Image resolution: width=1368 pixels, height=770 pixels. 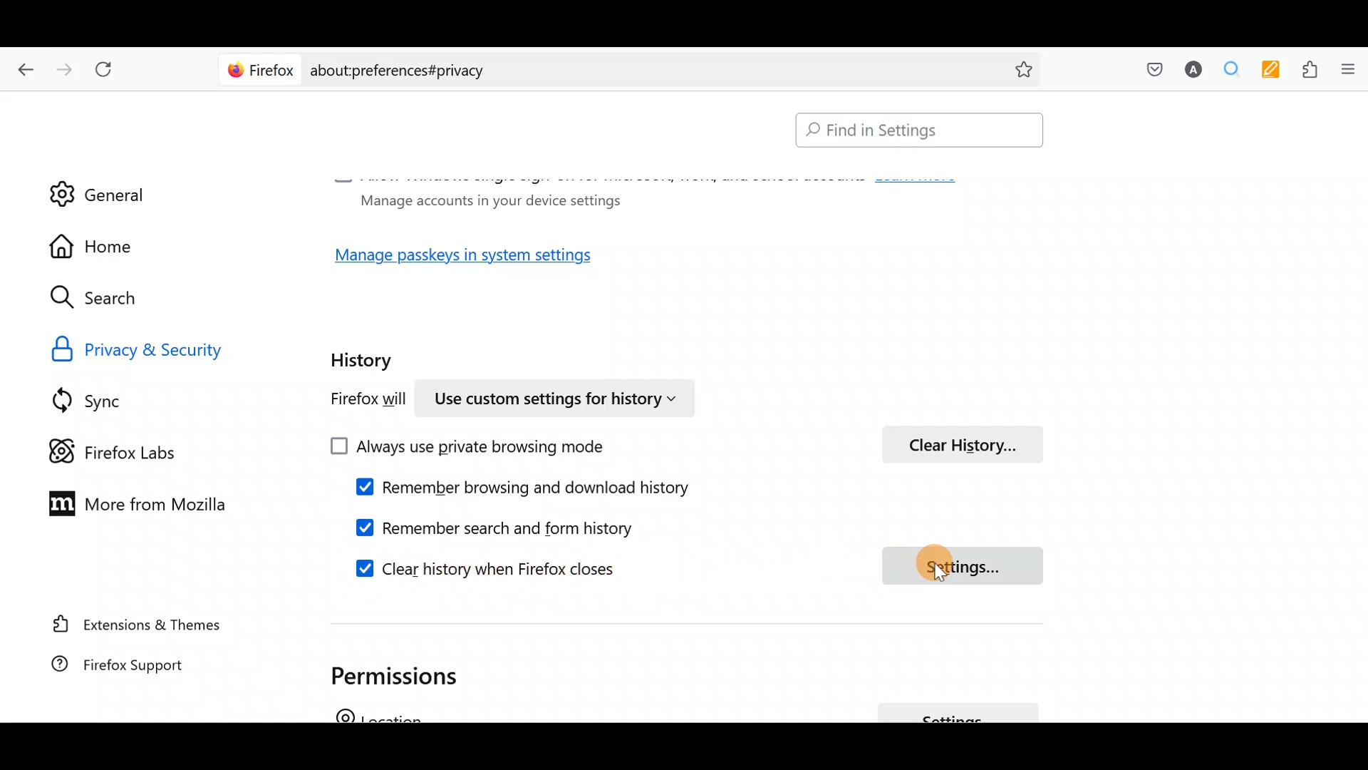 I want to click on Go back one page, so click(x=22, y=68).